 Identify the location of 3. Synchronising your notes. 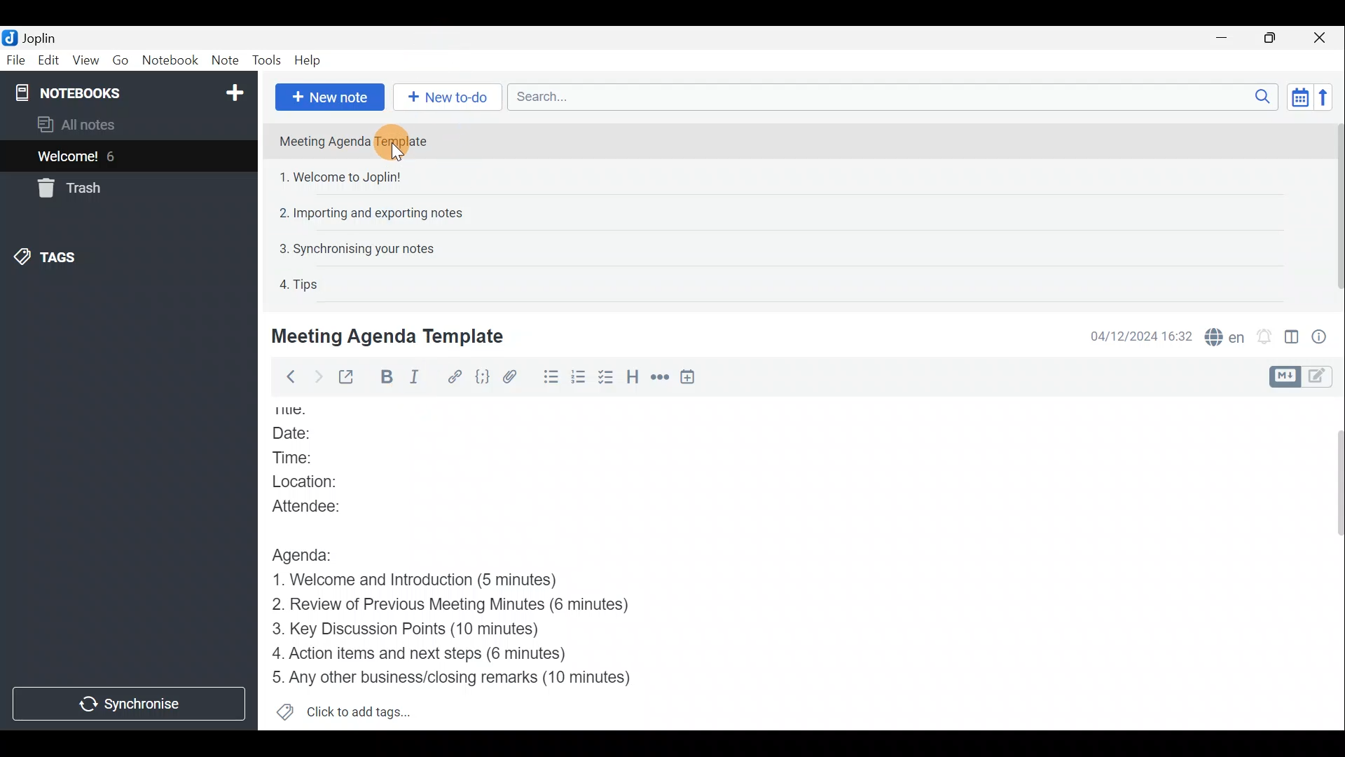
(357, 248).